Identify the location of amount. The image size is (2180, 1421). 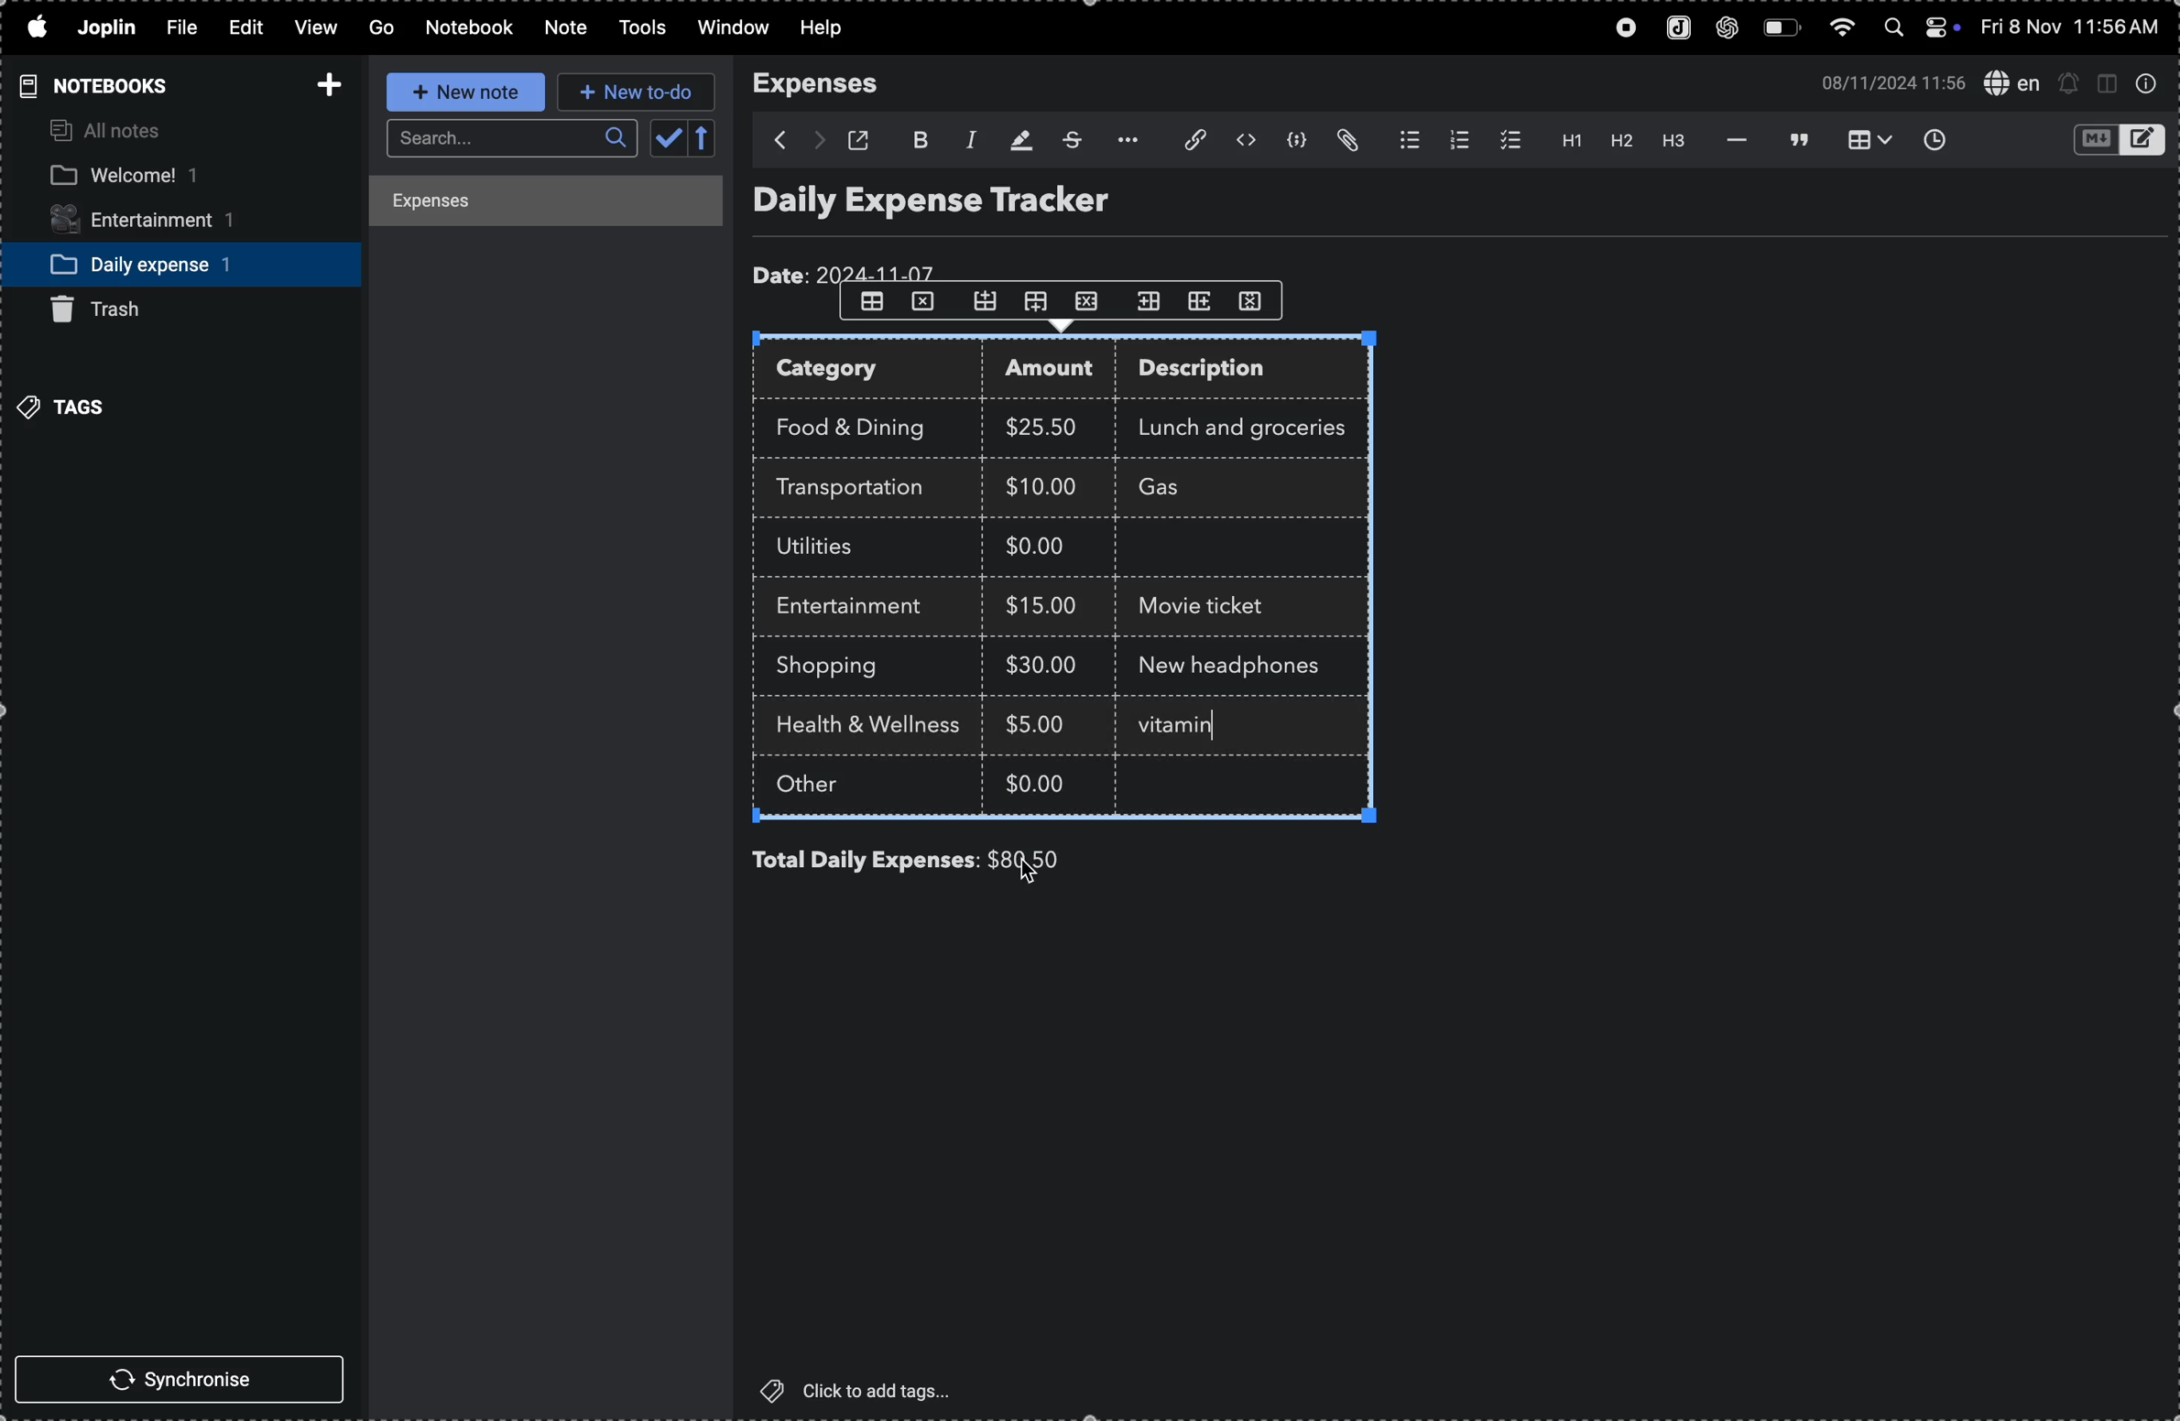
(1056, 371).